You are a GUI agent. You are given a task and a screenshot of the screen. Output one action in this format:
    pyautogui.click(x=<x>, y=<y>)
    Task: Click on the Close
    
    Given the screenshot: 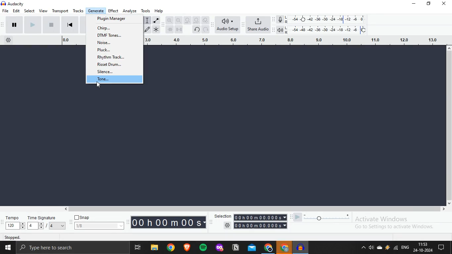 What is the action you would take?
    pyautogui.click(x=446, y=5)
    